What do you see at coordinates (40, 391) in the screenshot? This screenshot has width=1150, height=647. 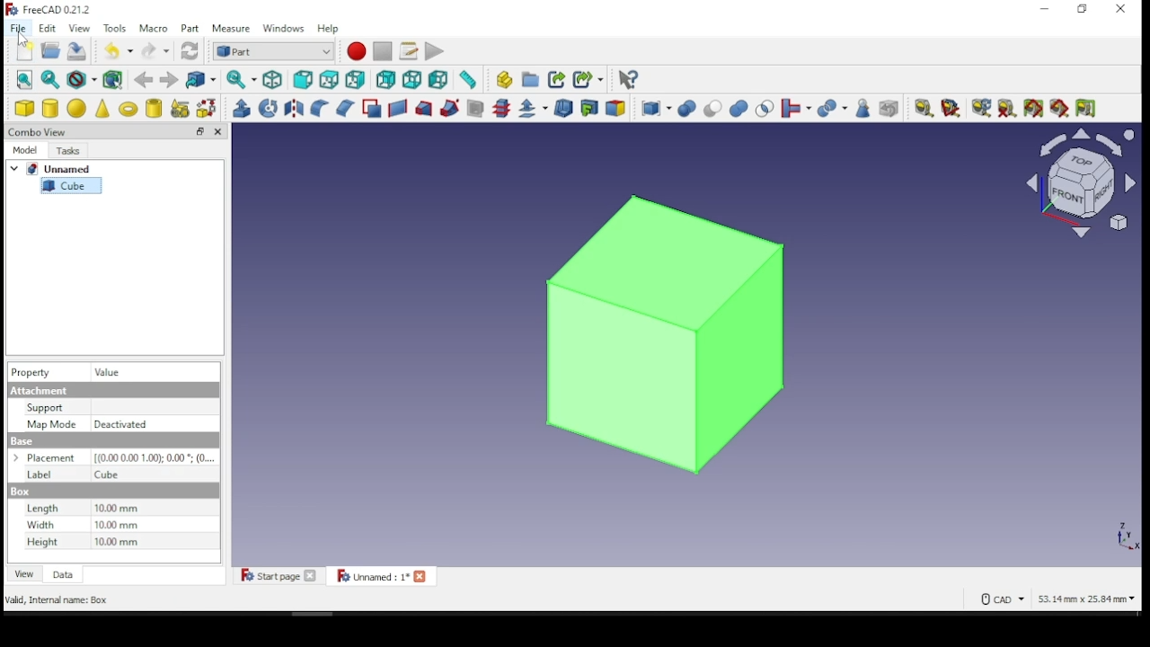 I see `Attachment` at bounding box center [40, 391].